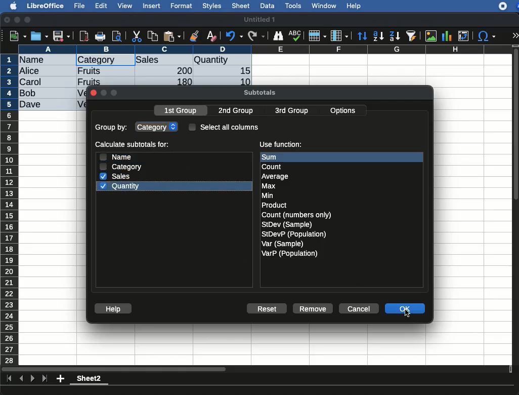 Image resolution: width=519 pixels, height=395 pixels. Describe the element at coordinates (287, 224) in the screenshot. I see `SitDev (Sample)` at that location.